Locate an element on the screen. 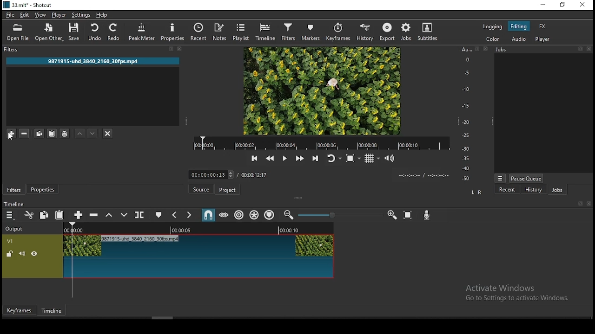 This screenshot has height=334, width=595. previous marker is located at coordinates (175, 215).